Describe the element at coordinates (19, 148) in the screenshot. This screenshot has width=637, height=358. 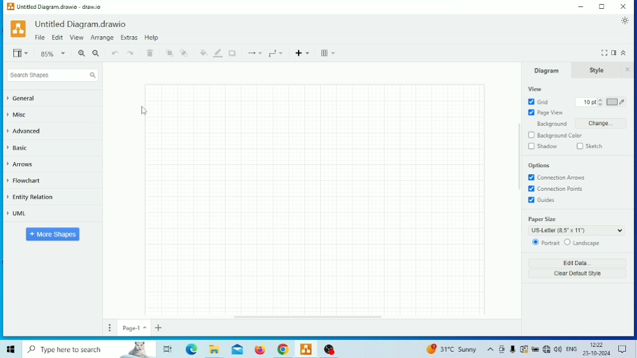
I see `Basic` at that location.